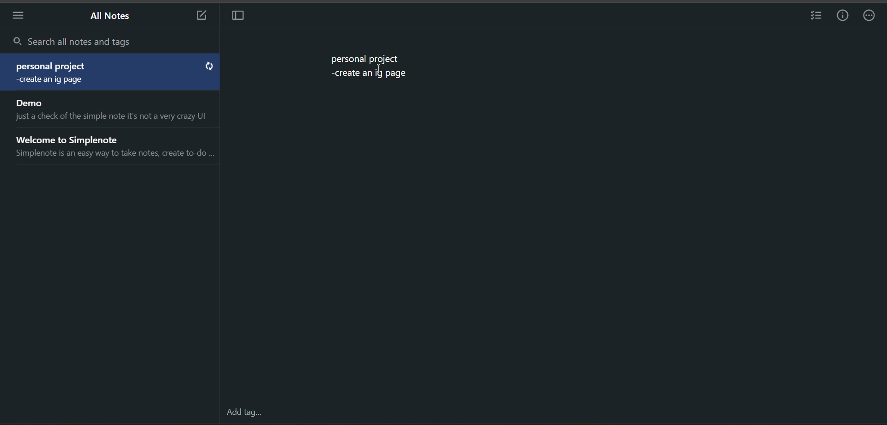 The image size is (887, 425). What do you see at coordinates (197, 16) in the screenshot?
I see `new note` at bounding box center [197, 16].